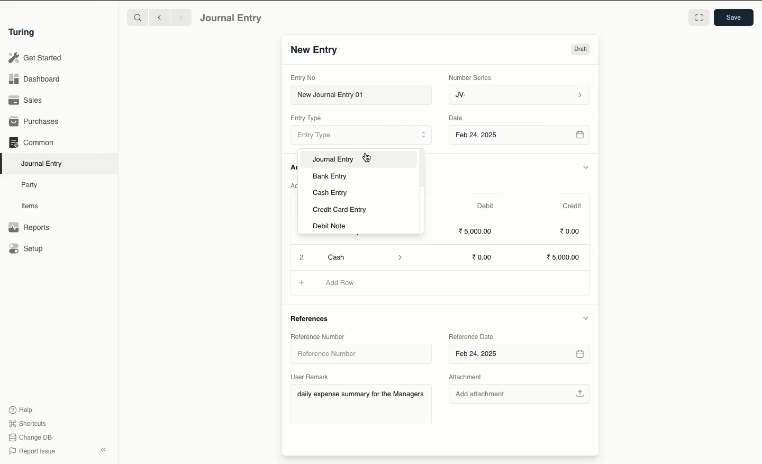  What do you see at coordinates (32, 142) in the screenshot?
I see `Common` at bounding box center [32, 142].